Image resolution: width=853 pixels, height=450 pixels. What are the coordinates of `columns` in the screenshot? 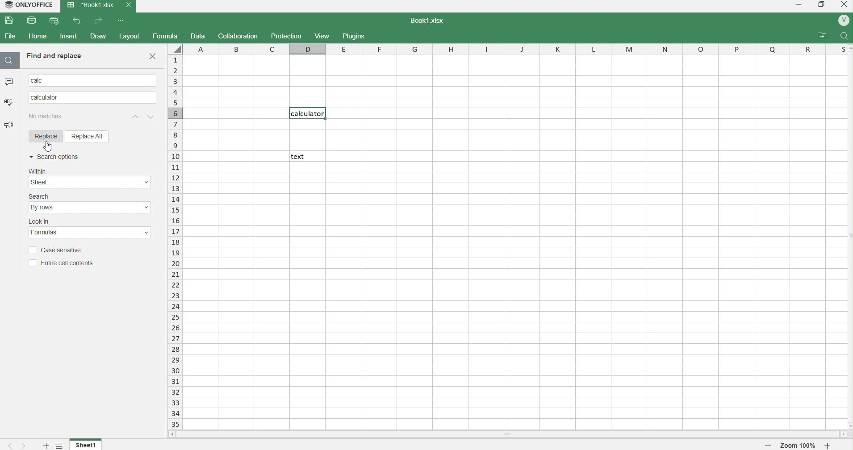 It's located at (516, 49).